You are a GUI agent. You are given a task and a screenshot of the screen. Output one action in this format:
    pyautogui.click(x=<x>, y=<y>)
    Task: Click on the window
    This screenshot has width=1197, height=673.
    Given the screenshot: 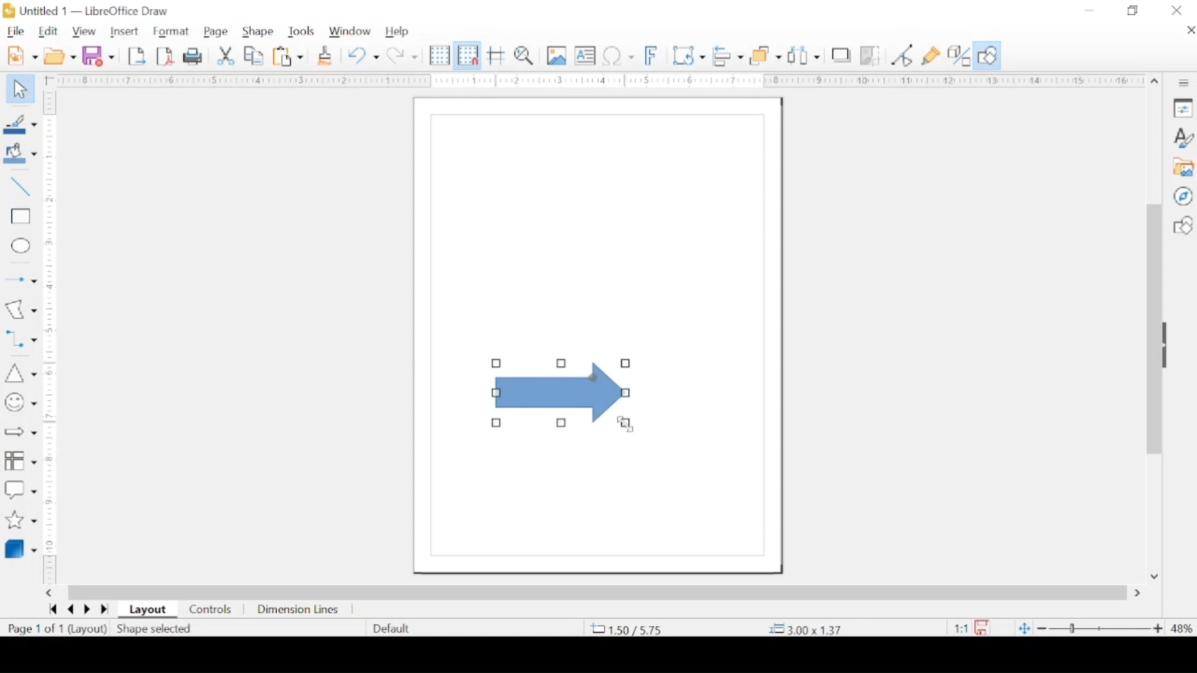 What is the action you would take?
    pyautogui.click(x=351, y=31)
    